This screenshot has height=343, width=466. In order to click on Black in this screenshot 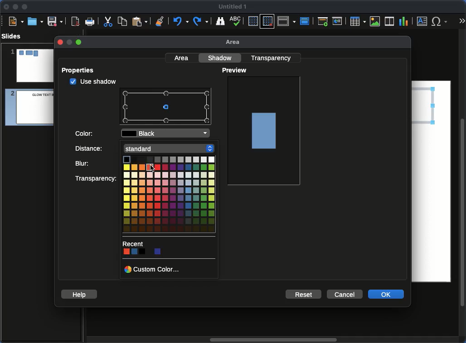, I will do `click(167, 134)`.